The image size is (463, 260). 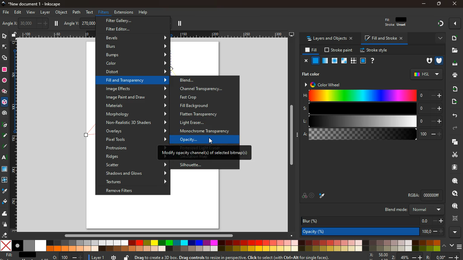 I want to click on close, so click(x=454, y=4).